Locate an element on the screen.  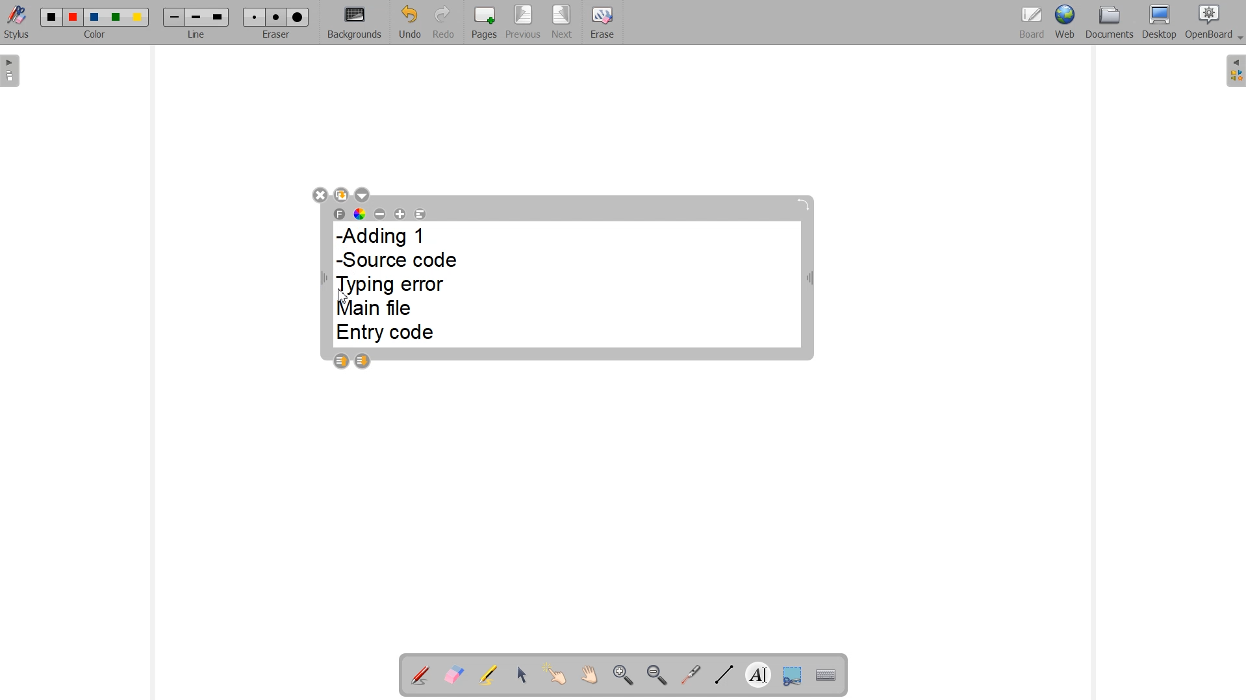
Duplicate is located at coordinates (342, 194).